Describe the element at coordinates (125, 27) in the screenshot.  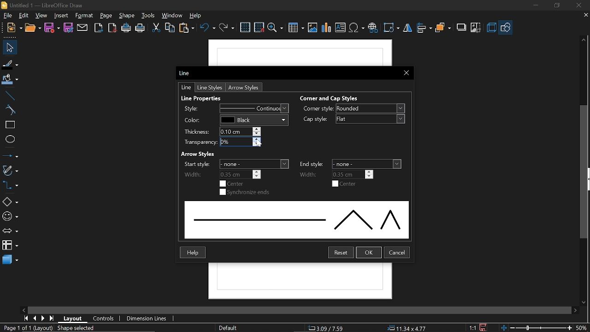
I see `print directly` at that location.